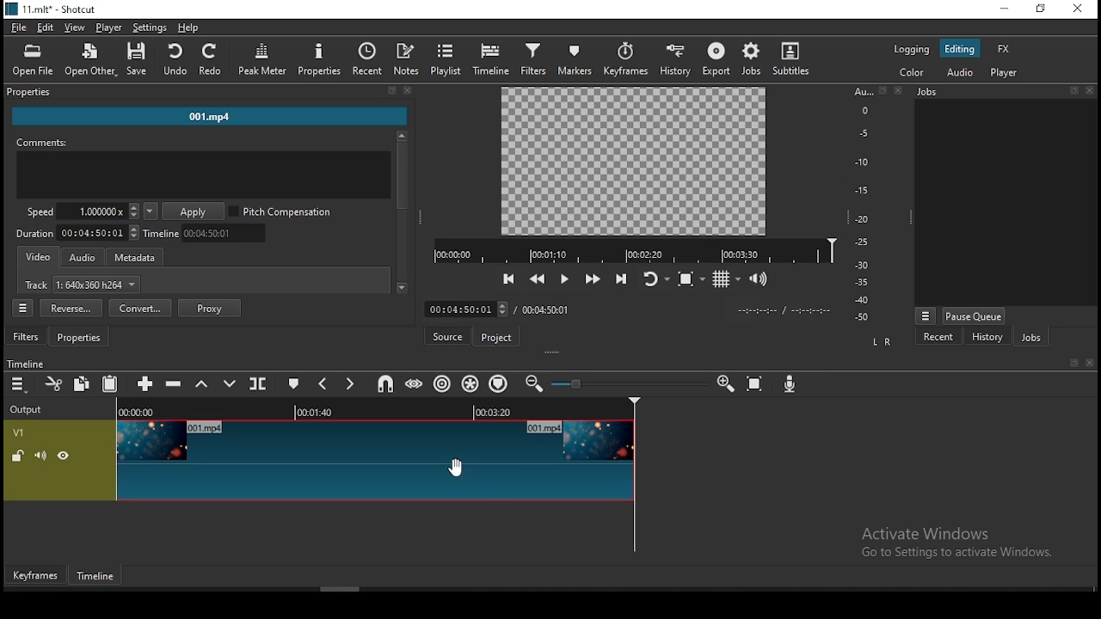 The width and height of the screenshot is (1101, 619). What do you see at coordinates (1003, 9) in the screenshot?
I see `minimize` at bounding box center [1003, 9].